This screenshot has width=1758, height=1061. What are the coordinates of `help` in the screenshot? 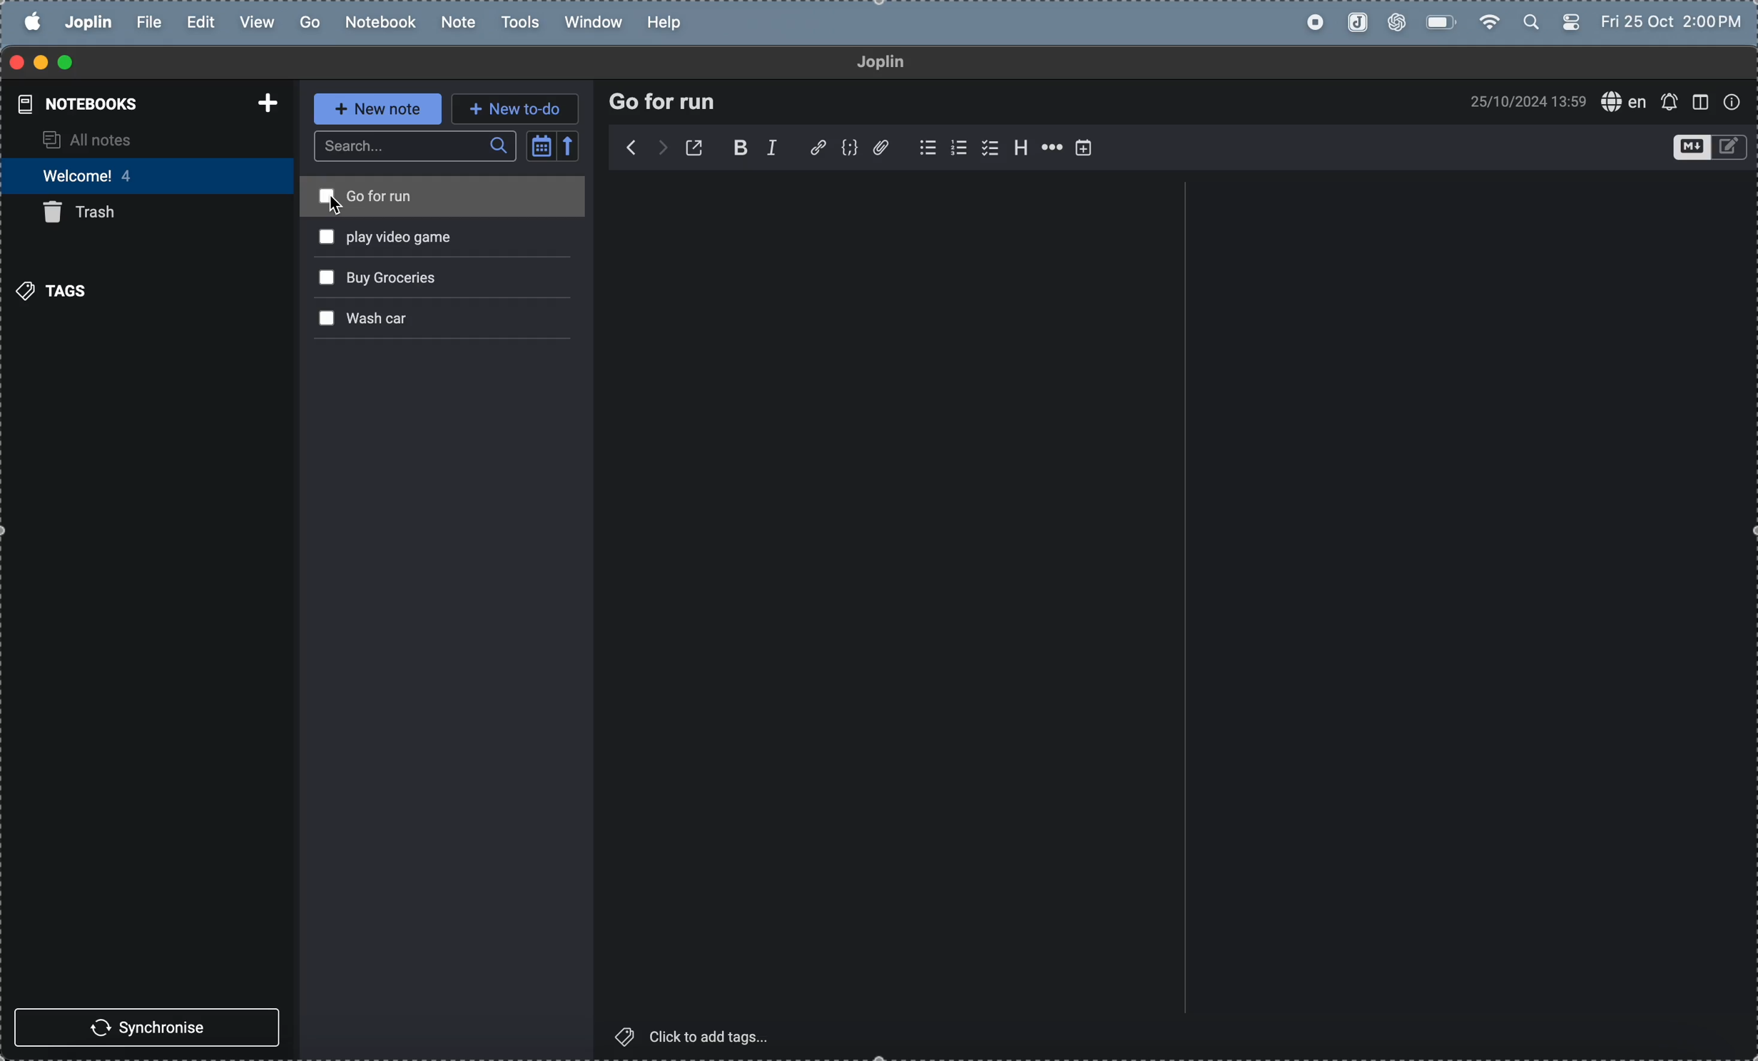 It's located at (666, 24).